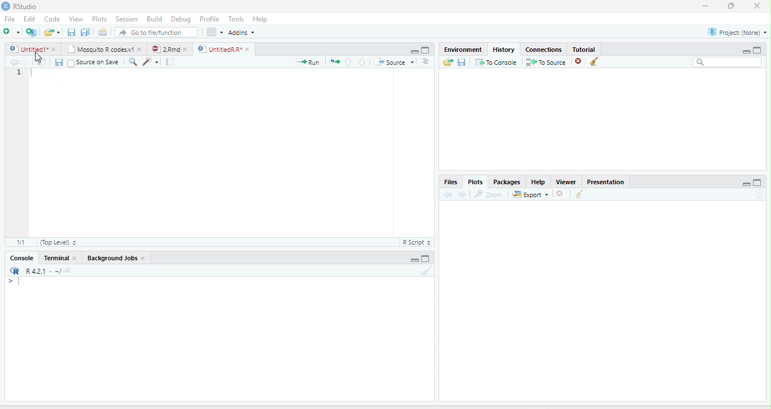 The width and height of the screenshot is (771, 409). What do you see at coordinates (506, 181) in the screenshot?
I see `Packages` at bounding box center [506, 181].